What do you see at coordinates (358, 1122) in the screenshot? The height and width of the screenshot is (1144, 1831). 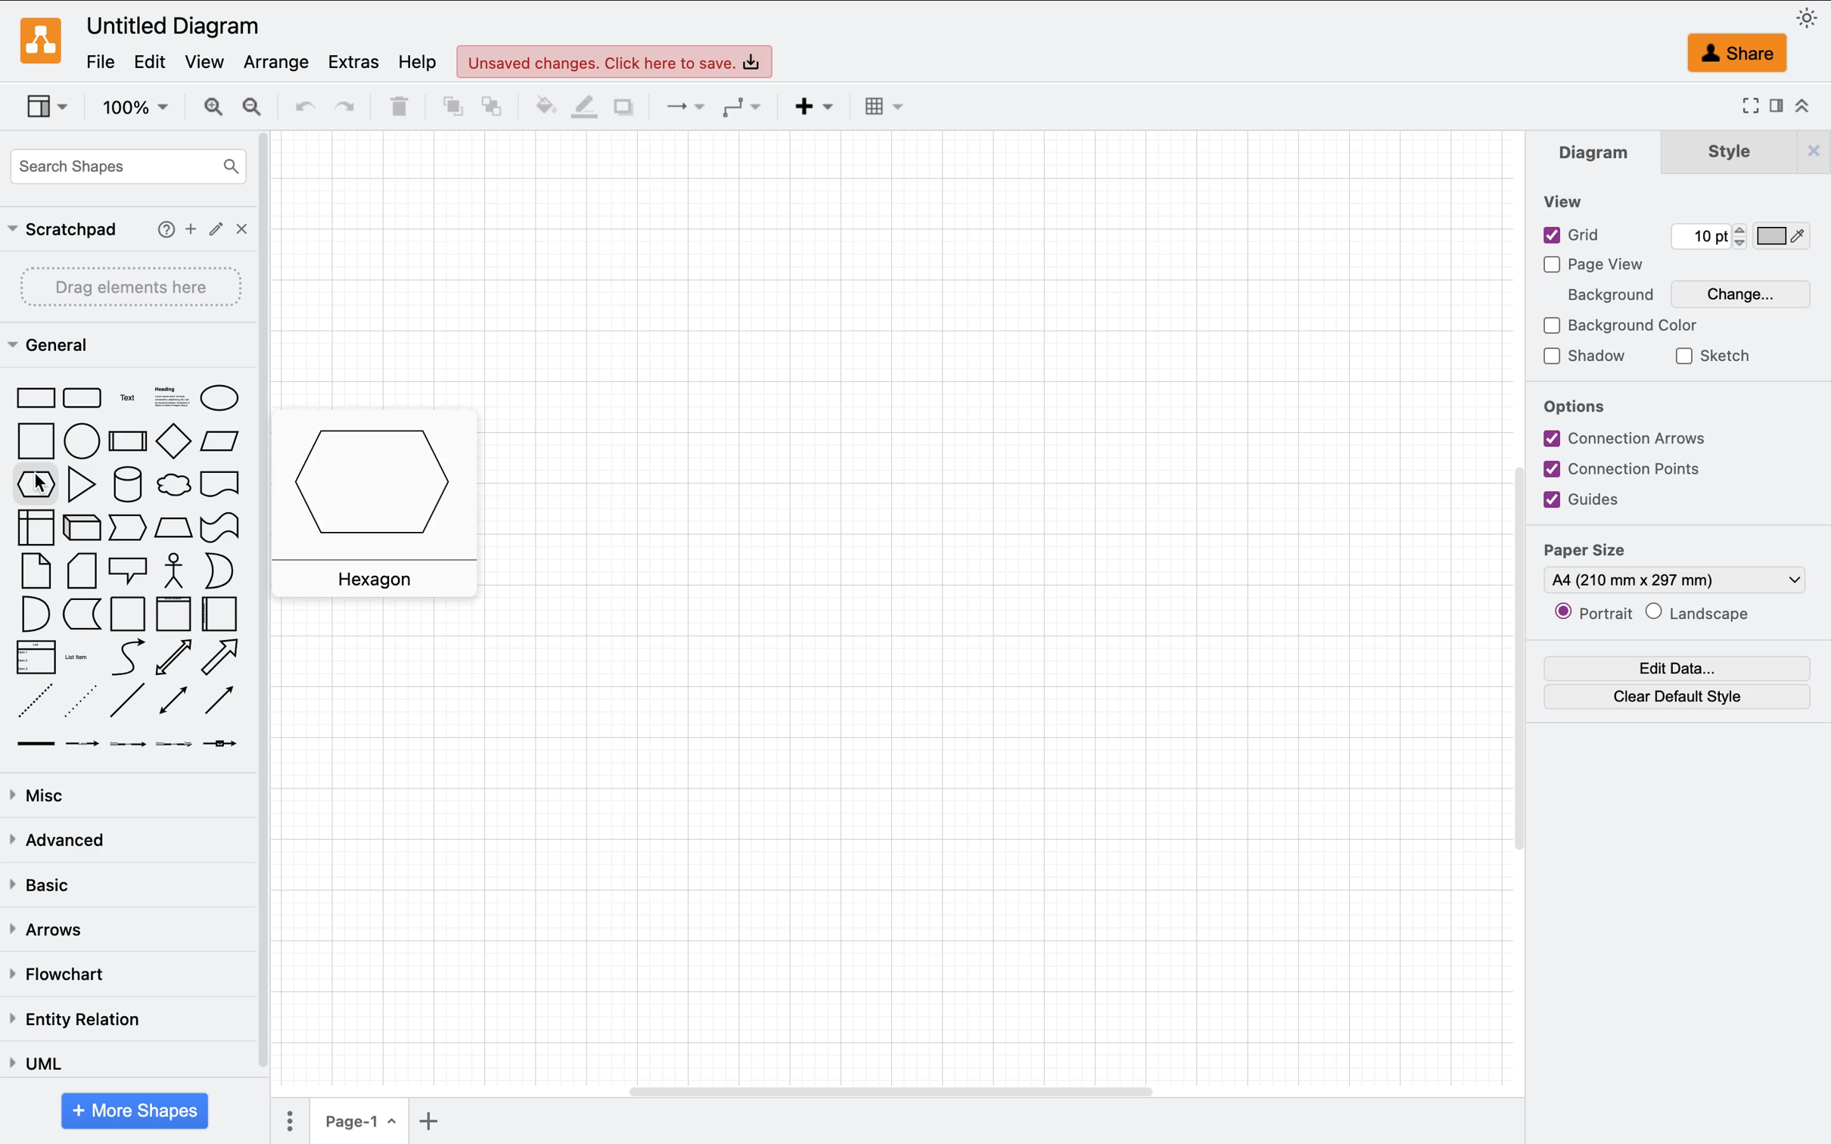 I see `page 1` at bounding box center [358, 1122].